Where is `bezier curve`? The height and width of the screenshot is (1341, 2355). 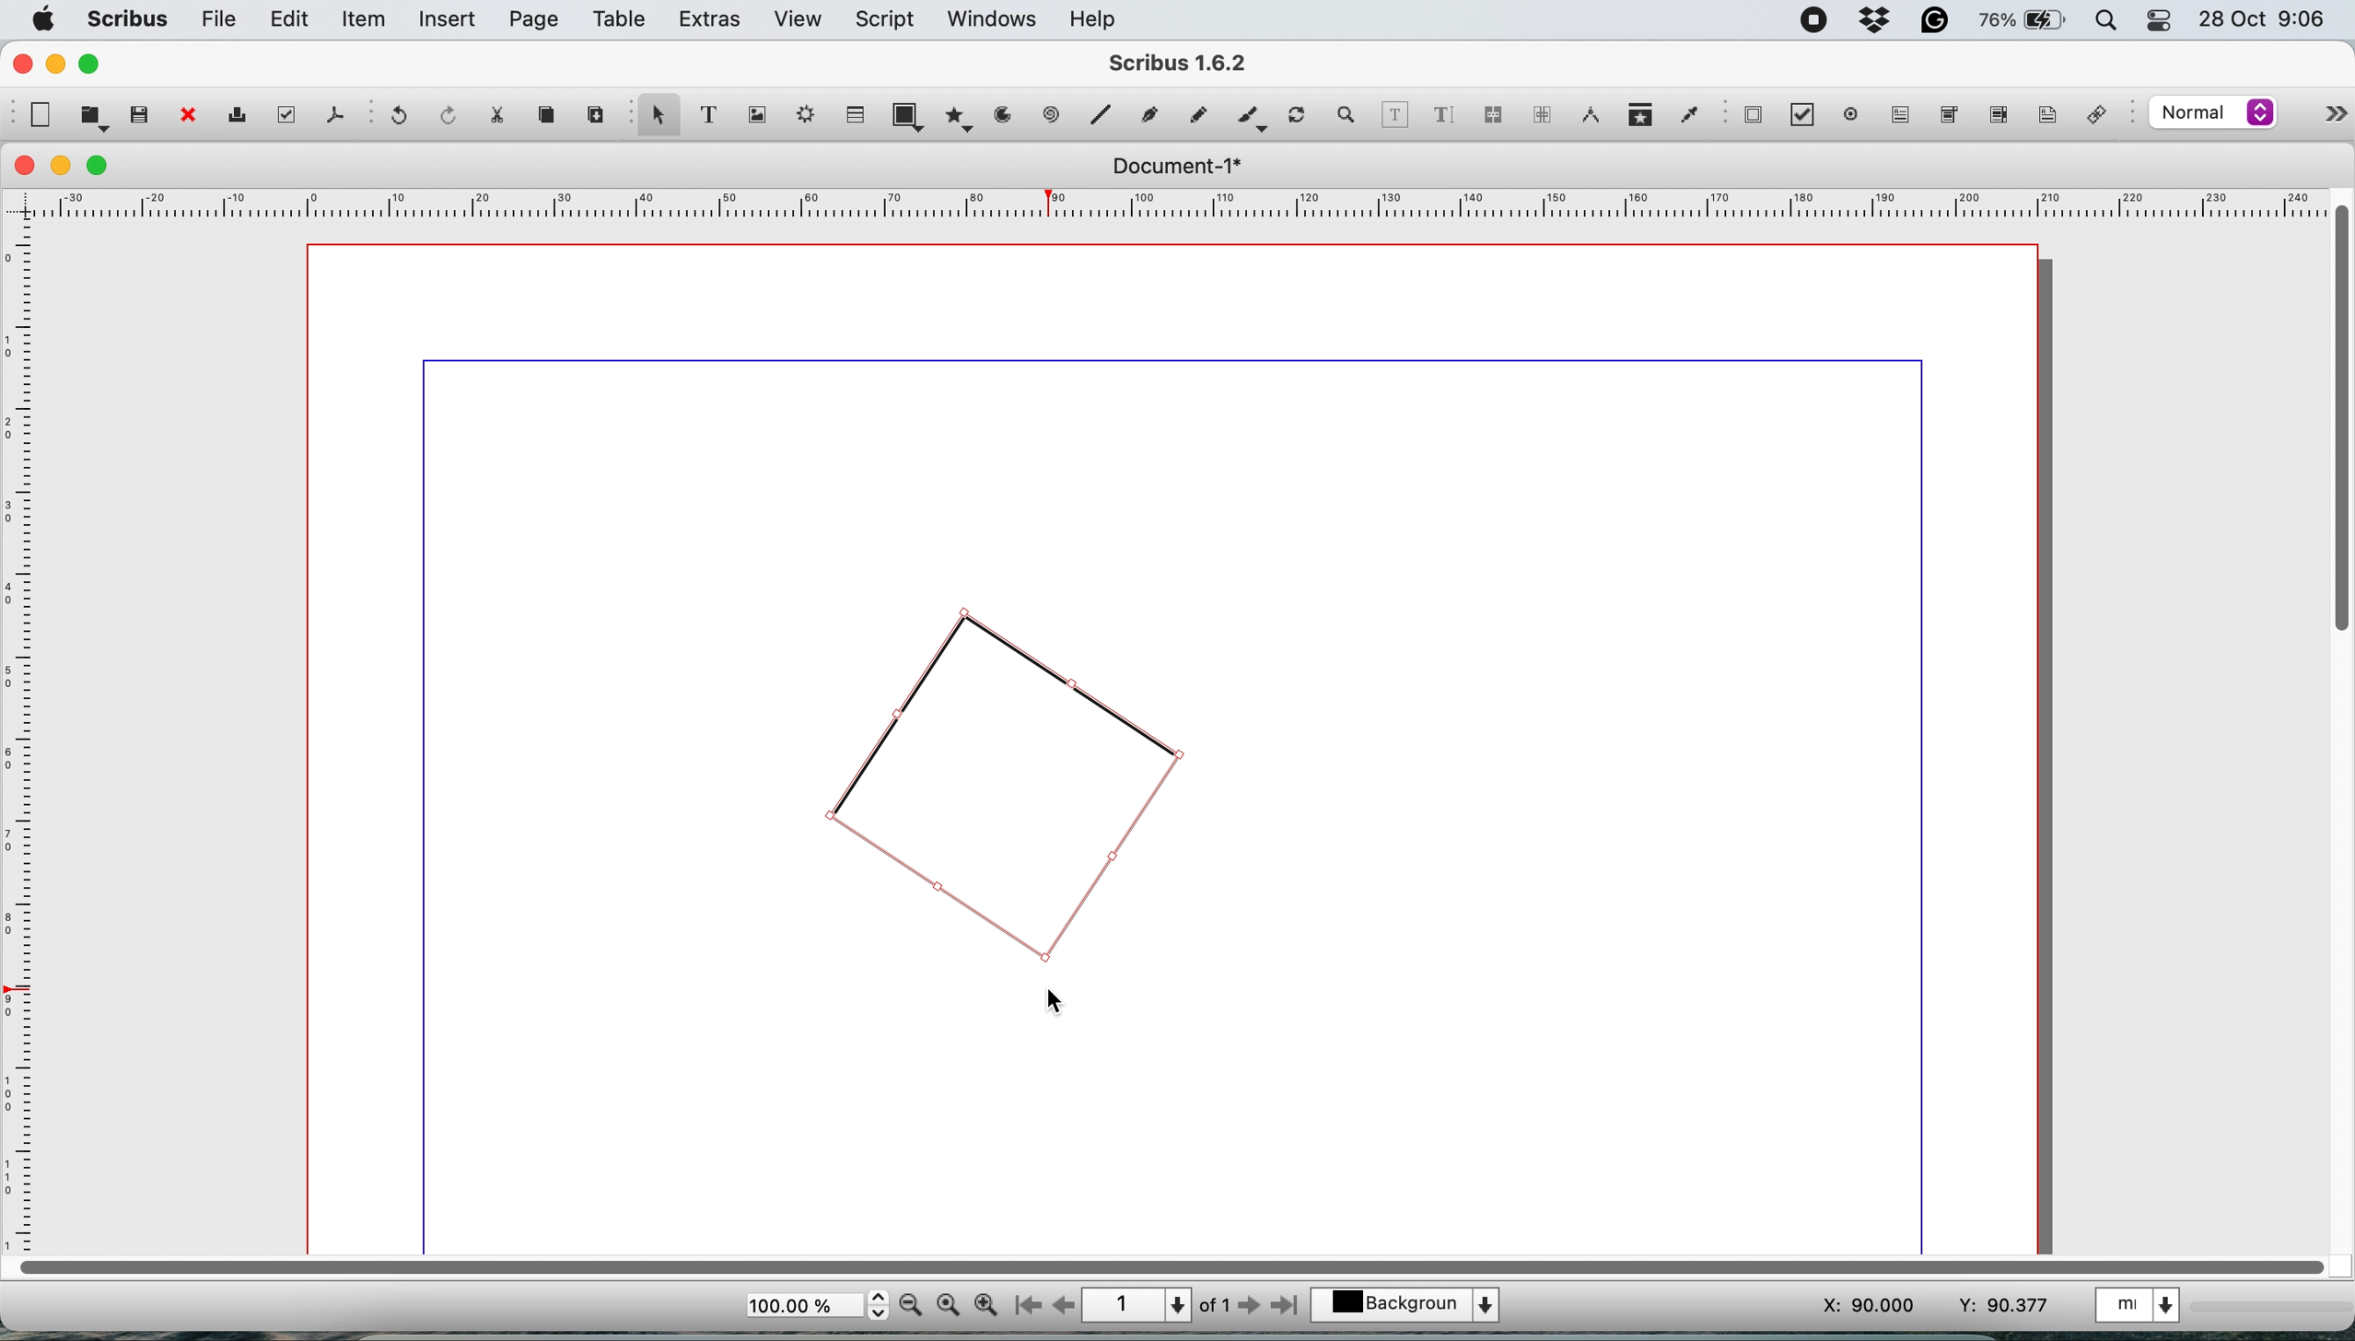 bezier curve is located at coordinates (1152, 112).